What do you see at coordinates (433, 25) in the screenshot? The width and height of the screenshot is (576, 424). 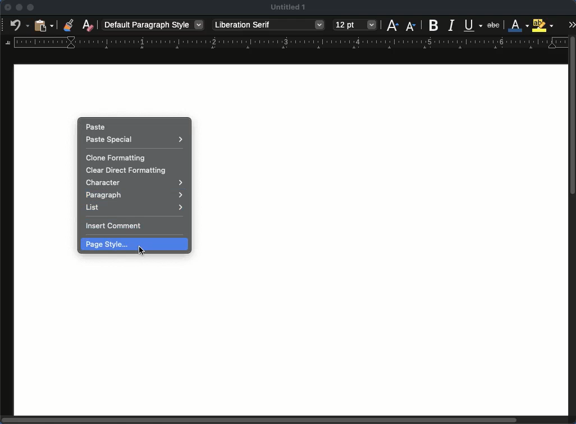 I see `bold` at bounding box center [433, 25].